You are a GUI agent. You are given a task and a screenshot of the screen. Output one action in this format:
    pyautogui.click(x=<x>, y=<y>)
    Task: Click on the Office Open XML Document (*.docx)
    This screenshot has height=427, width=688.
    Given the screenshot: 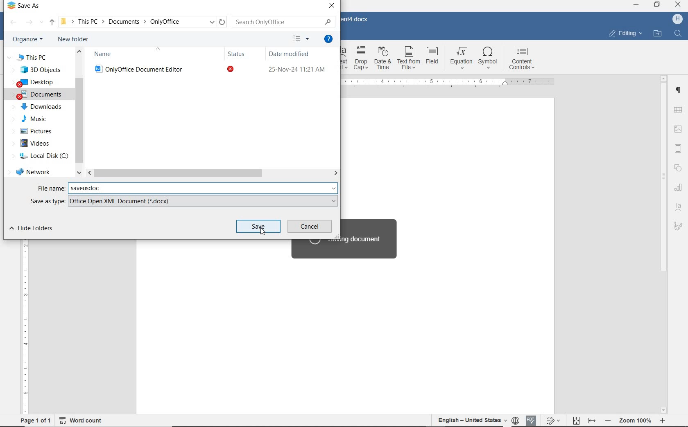 What is the action you would take?
    pyautogui.click(x=183, y=201)
    